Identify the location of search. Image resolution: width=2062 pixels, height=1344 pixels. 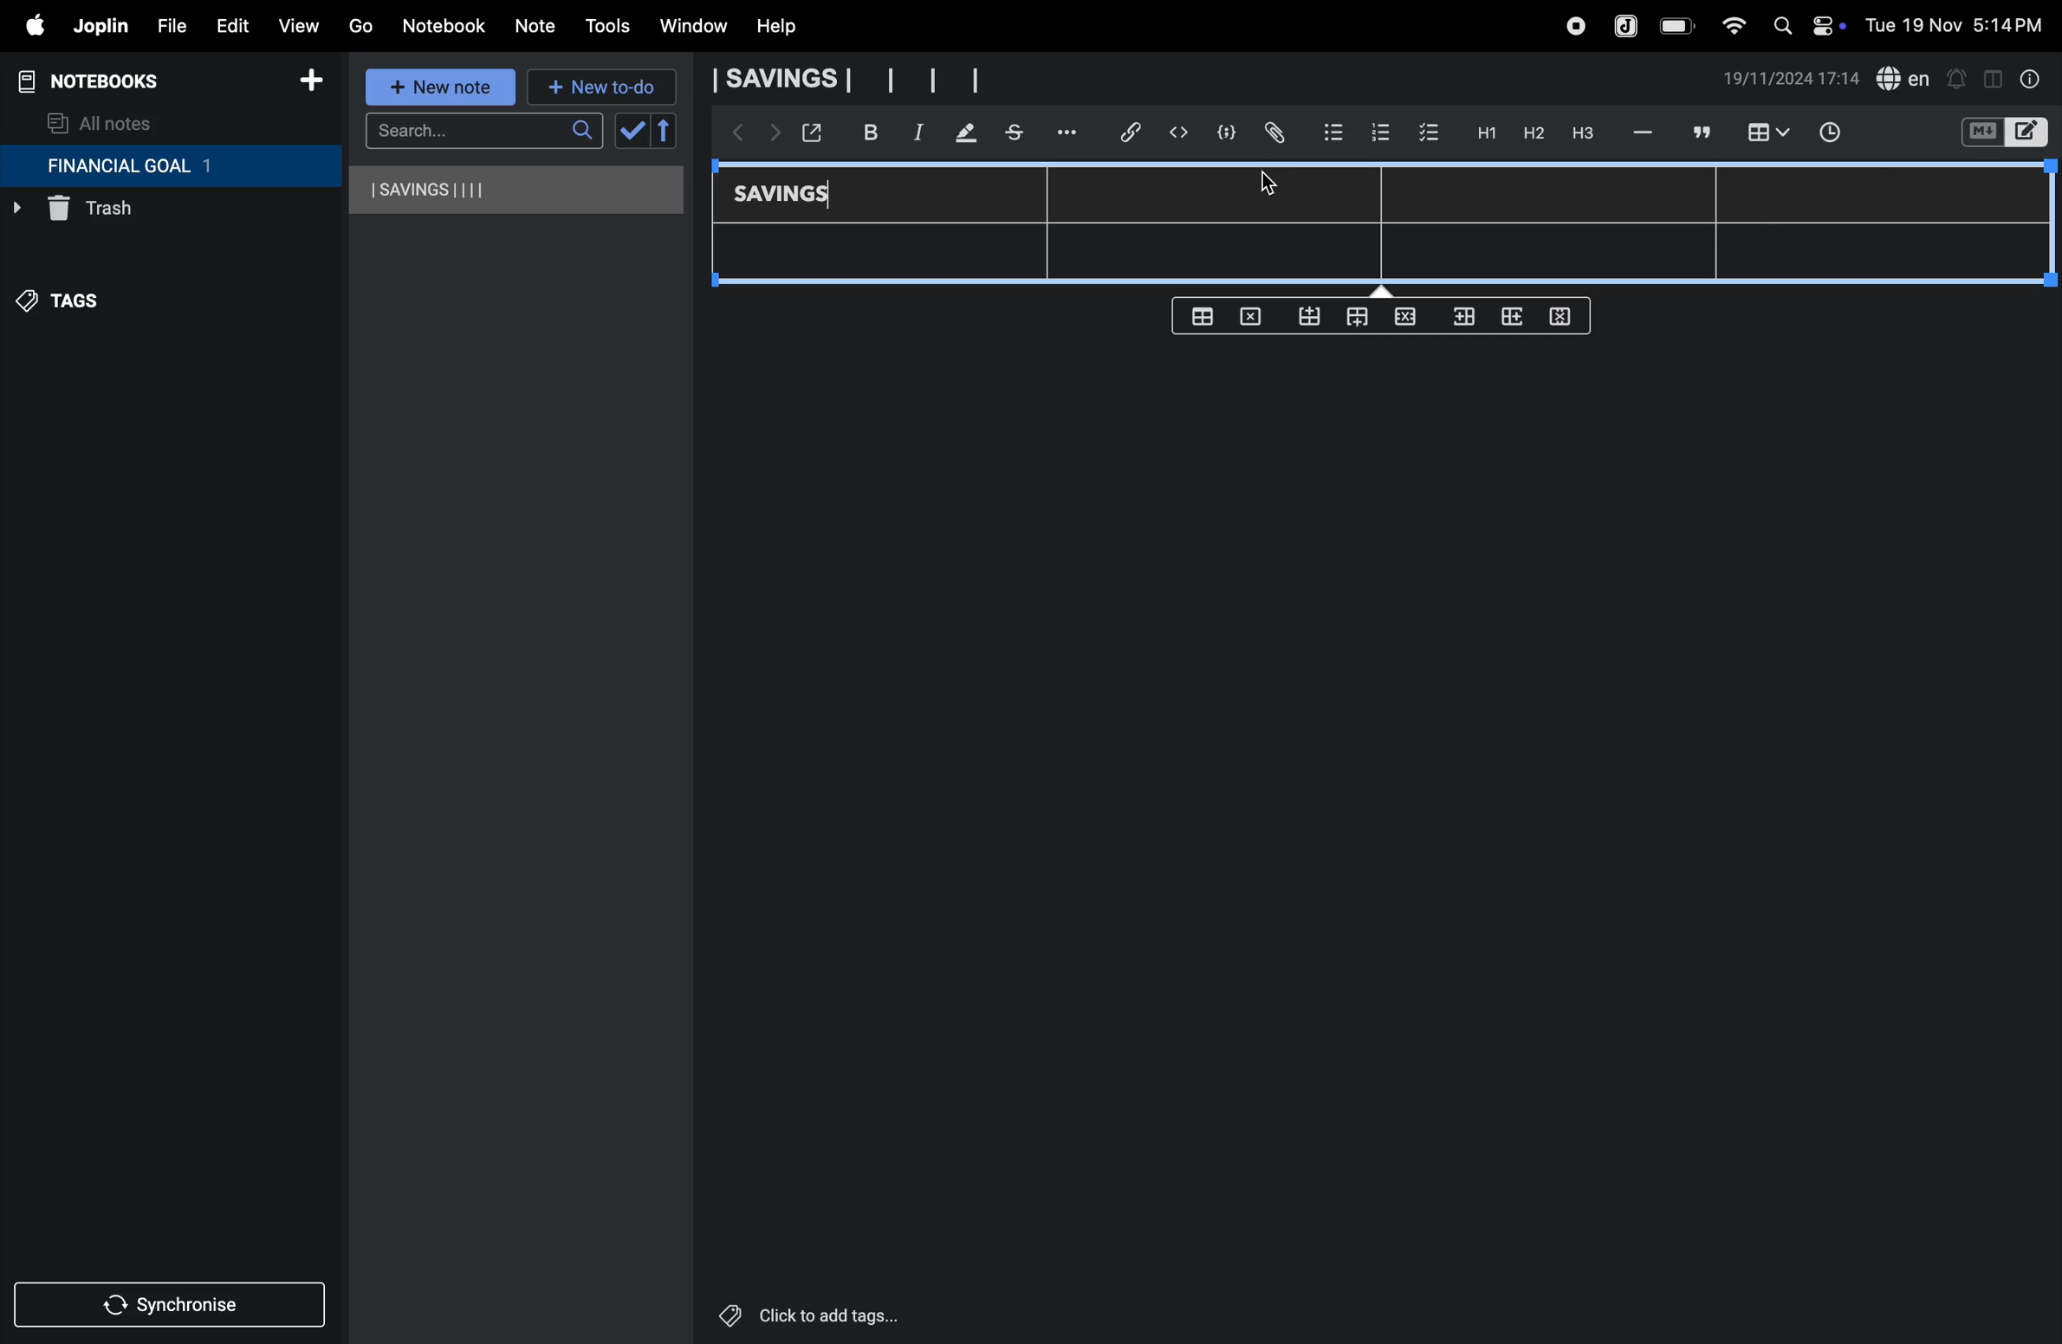
(483, 131).